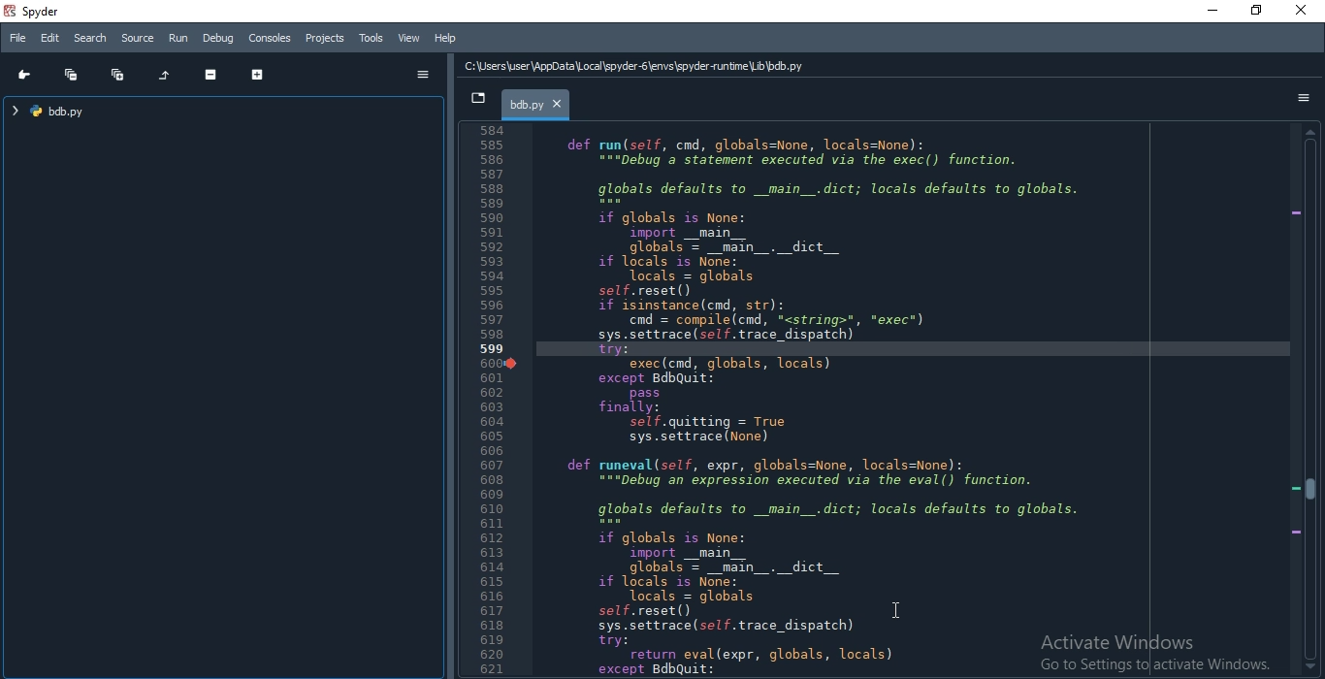  What do you see at coordinates (479, 99) in the screenshot?
I see `dropdown` at bounding box center [479, 99].